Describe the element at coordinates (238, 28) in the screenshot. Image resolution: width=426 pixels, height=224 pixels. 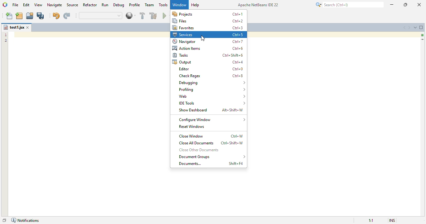
I see `shortcut for favorites` at that location.